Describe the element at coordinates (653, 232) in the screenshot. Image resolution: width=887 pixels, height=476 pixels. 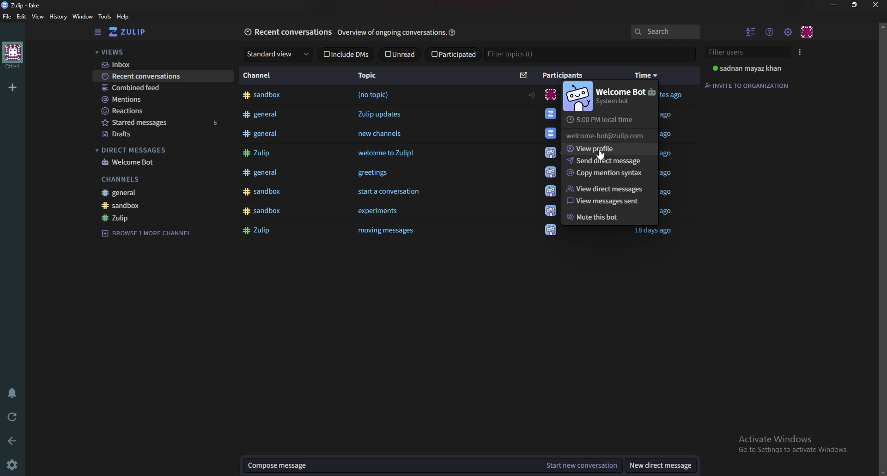
I see `18 days ago` at that location.